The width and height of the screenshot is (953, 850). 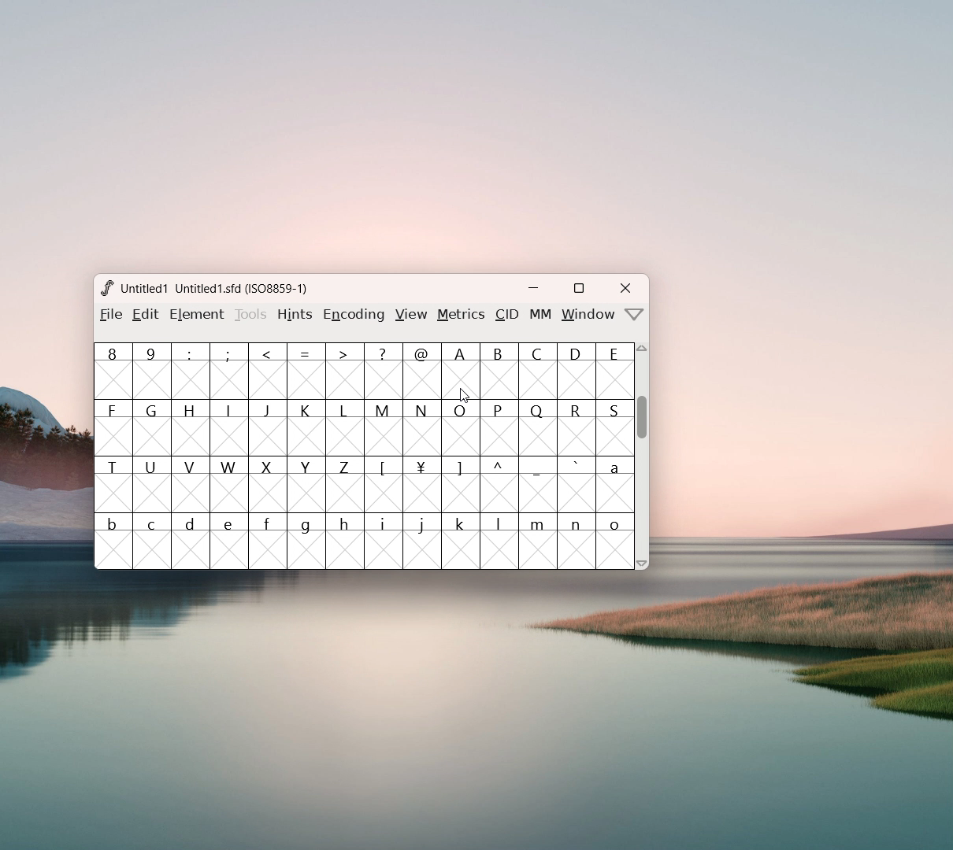 What do you see at coordinates (152, 484) in the screenshot?
I see `U` at bounding box center [152, 484].